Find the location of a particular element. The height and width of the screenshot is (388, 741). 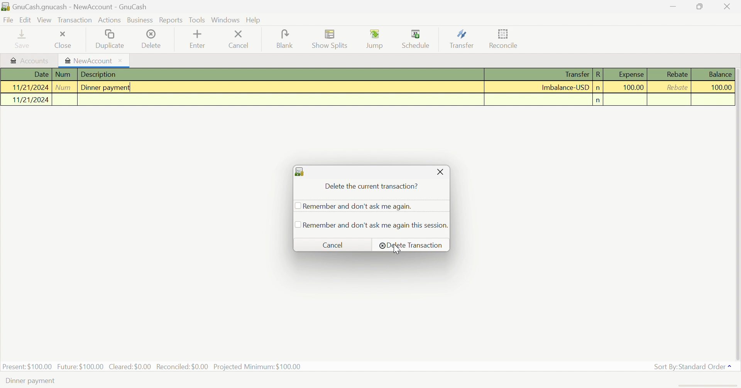

11/21/2024 is located at coordinates (32, 87).